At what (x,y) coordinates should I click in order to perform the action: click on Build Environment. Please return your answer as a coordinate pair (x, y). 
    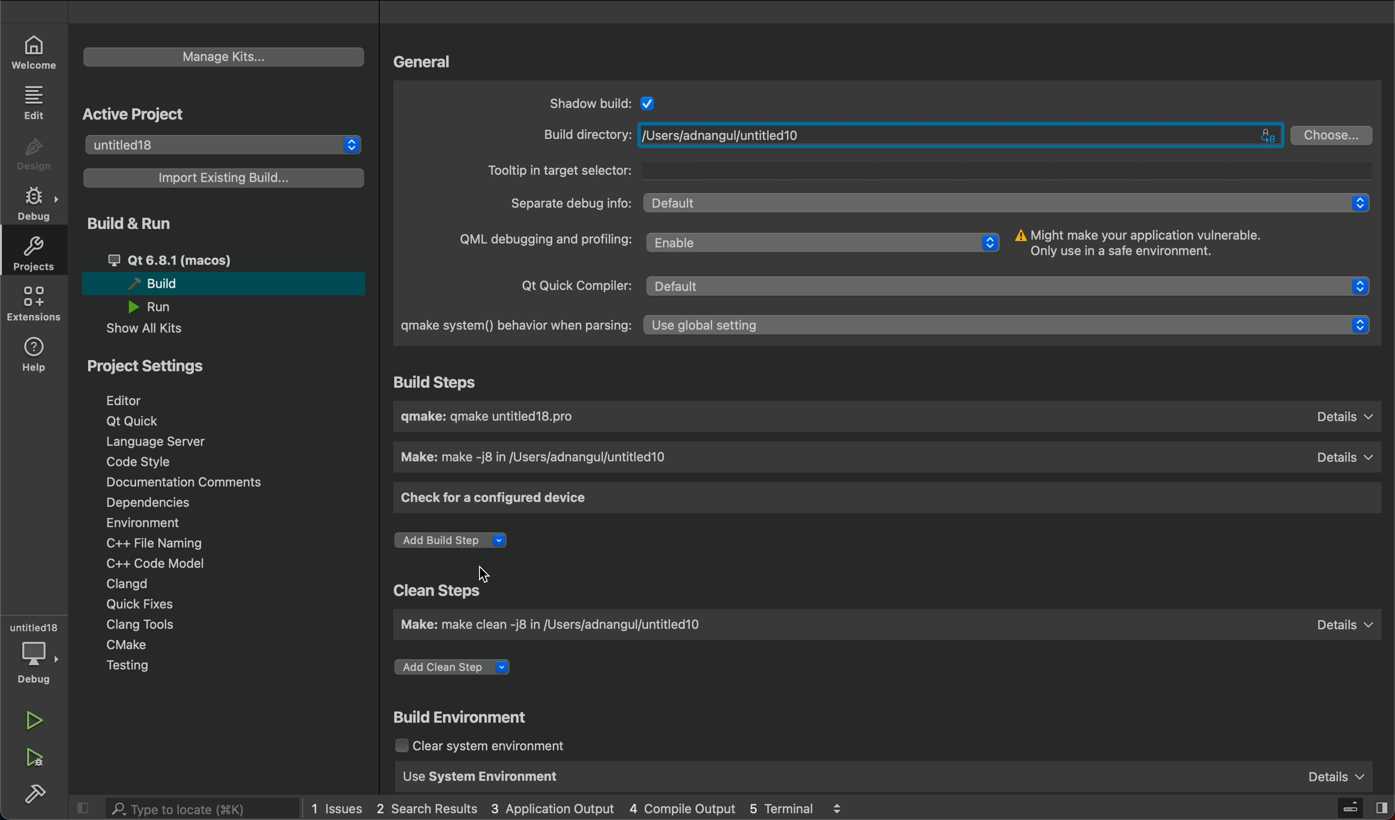
    Looking at the image, I should click on (459, 717).